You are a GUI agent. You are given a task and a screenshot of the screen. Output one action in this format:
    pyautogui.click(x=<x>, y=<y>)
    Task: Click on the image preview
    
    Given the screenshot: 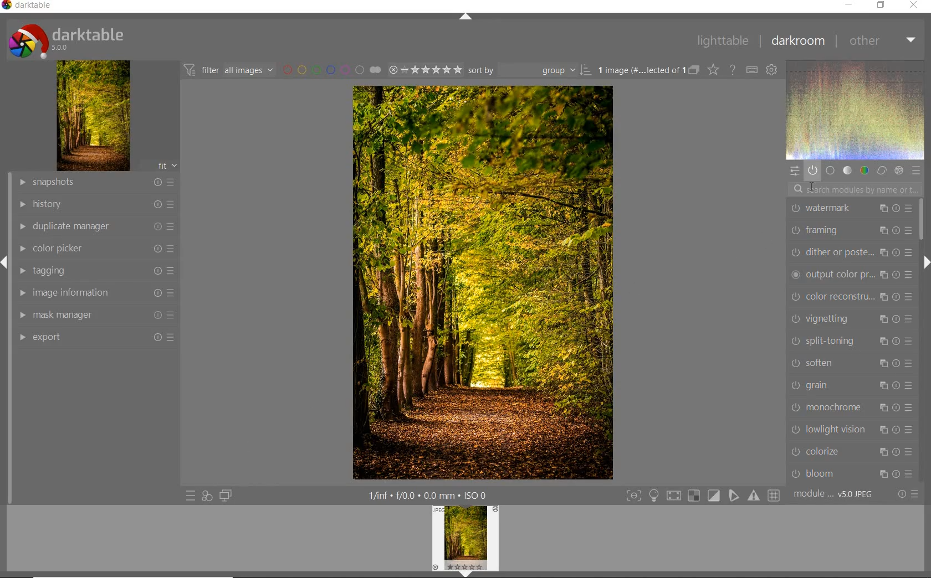 What is the action you would take?
    pyautogui.click(x=465, y=542)
    